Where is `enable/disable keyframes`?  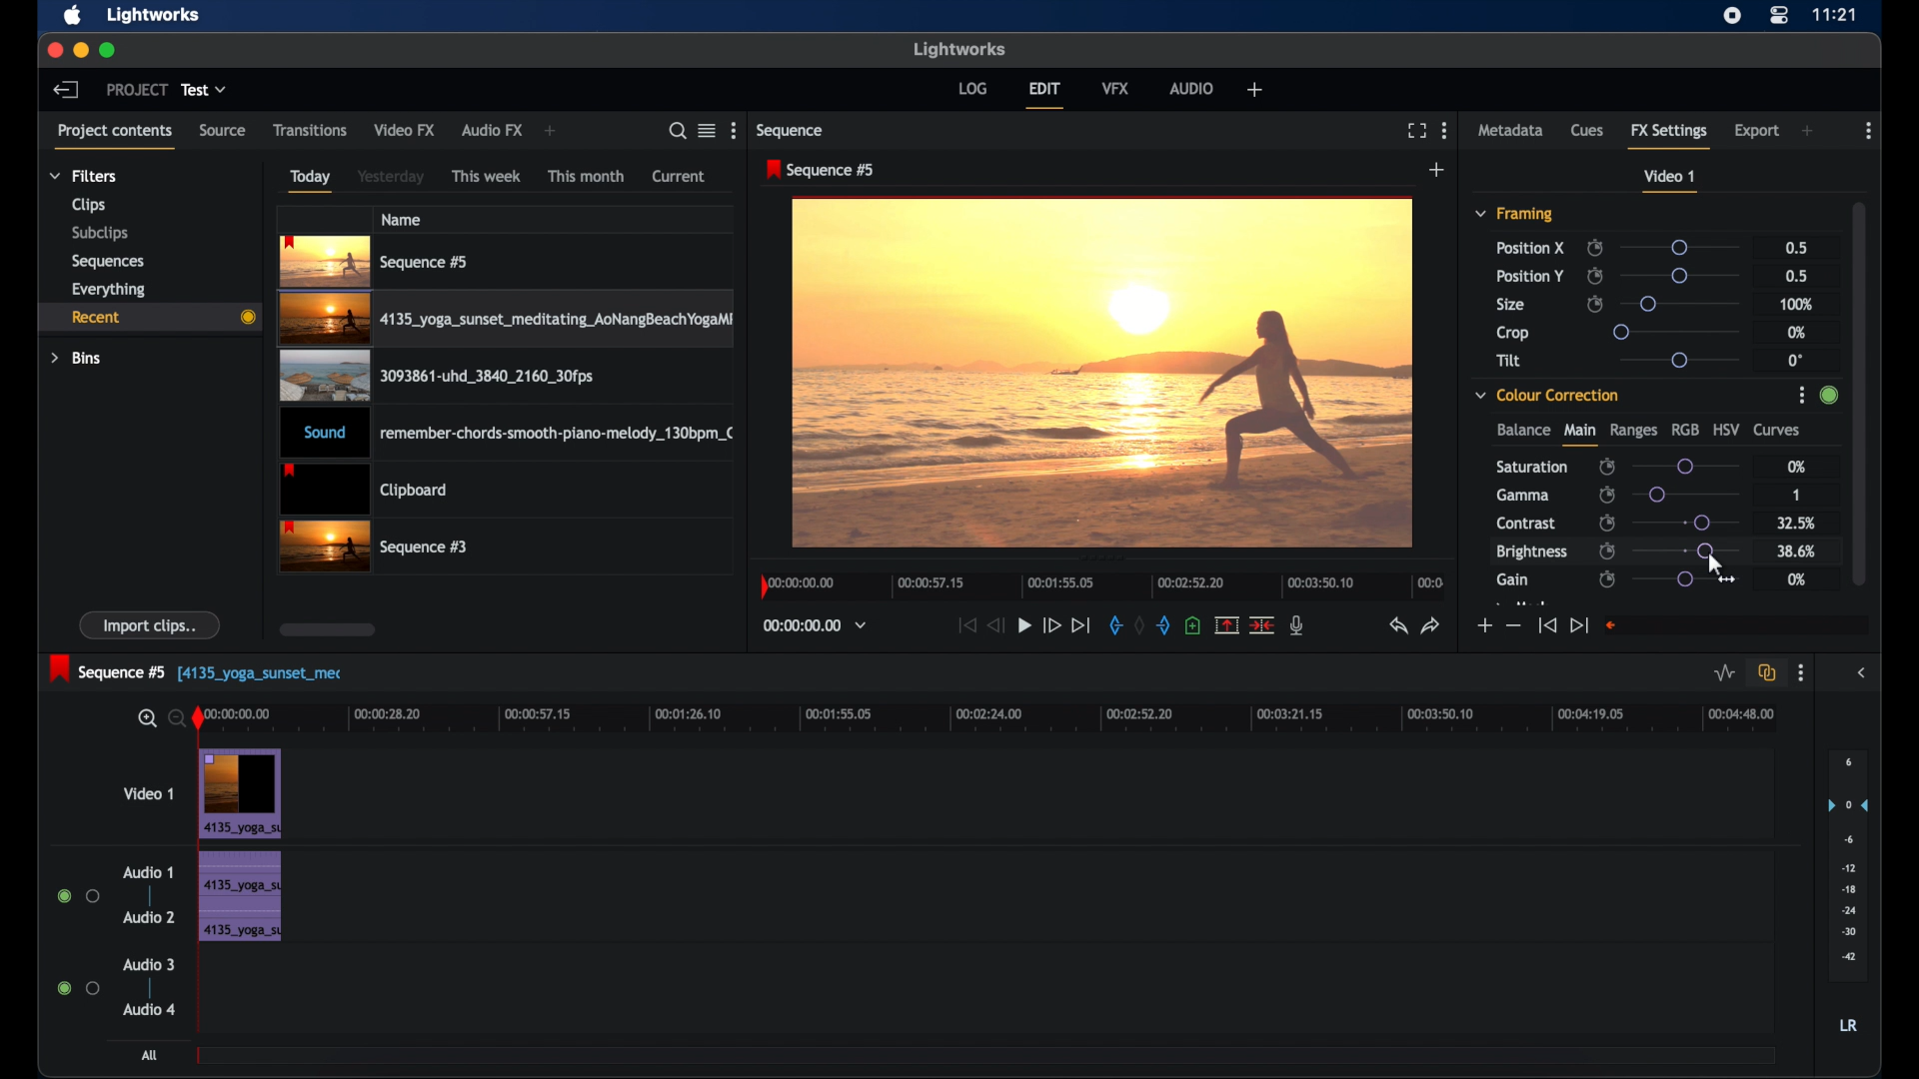
enable/disable keyframes is located at coordinates (1595, 303).